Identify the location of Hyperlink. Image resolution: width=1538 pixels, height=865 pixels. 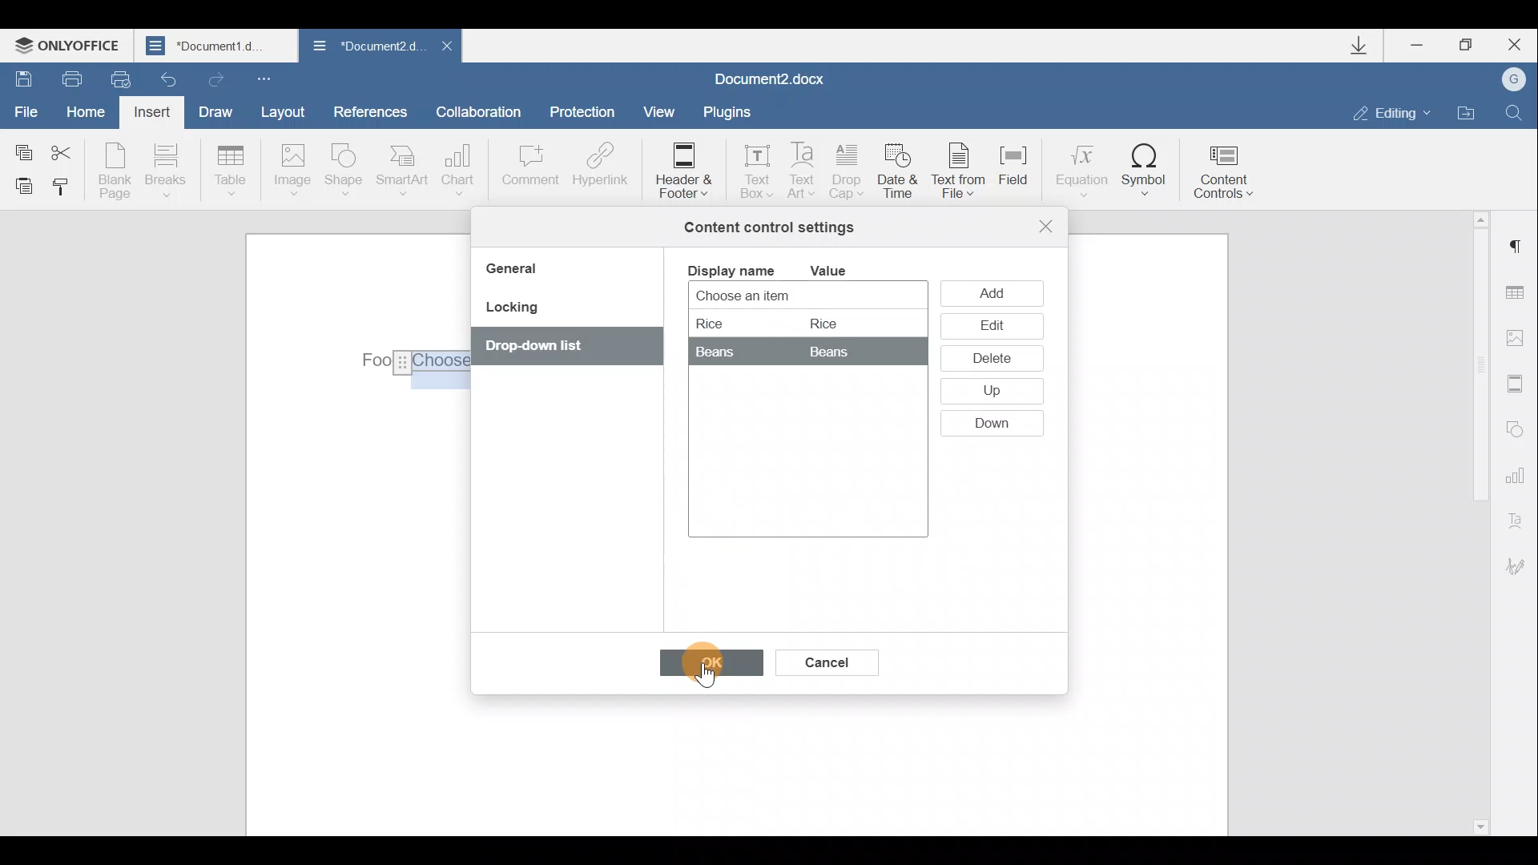
(597, 167).